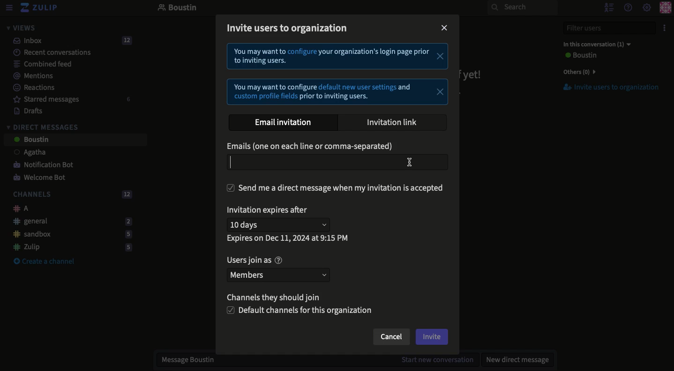 This screenshot has height=371, width=674. I want to click on Inbox, so click(68, 41).